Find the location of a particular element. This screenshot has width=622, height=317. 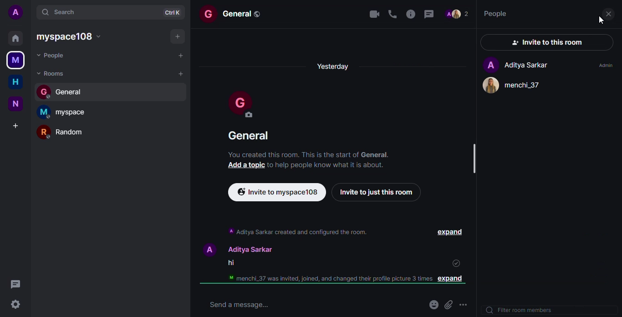

new is located at coordinates (15, 104).